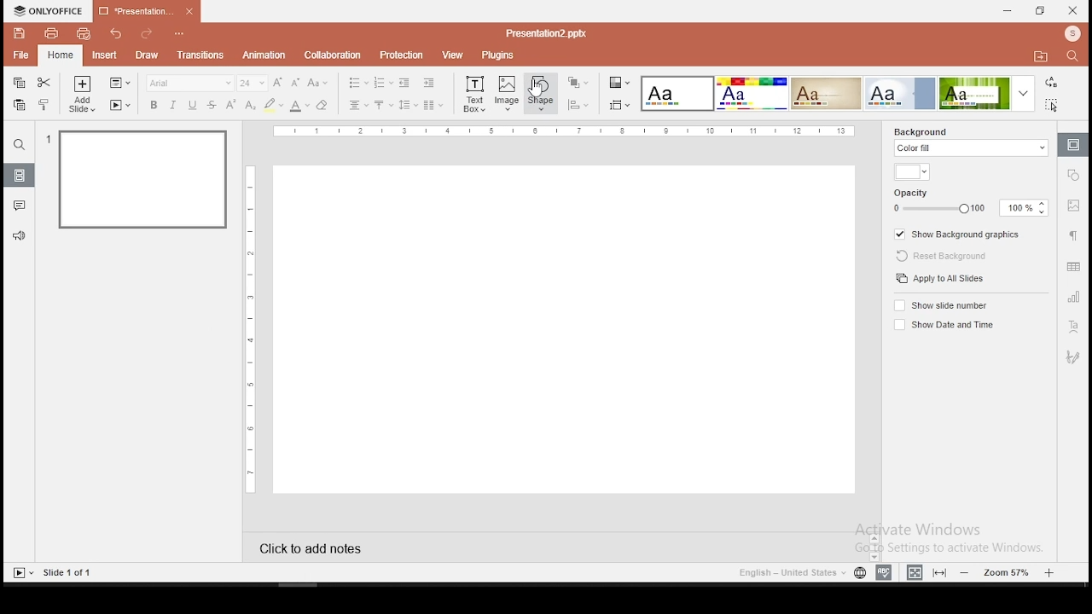 This screenshot has height=614, width=1092. What do you see at coordinates (1049, 571) in the screenshot?
I see `zoom in` at bounding box center [1049, 571].